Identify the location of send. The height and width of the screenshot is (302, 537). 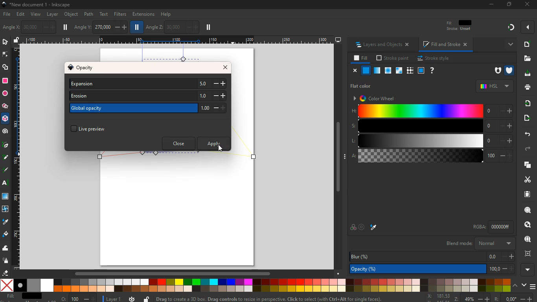
(525, 118).